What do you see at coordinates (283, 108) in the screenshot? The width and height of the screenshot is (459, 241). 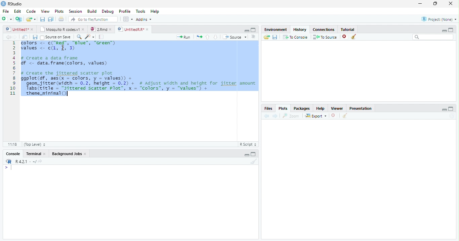 I see `Plots` at bounding box center [283, 108].